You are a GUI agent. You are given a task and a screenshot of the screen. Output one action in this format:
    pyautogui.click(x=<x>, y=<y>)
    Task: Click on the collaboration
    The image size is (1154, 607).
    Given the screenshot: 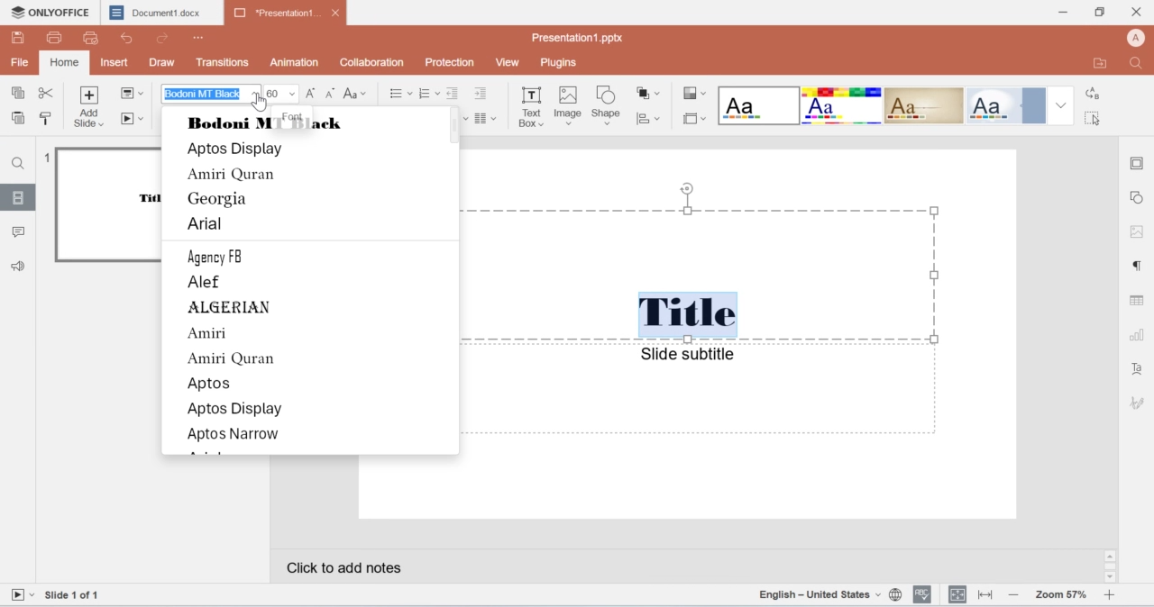 What is the action you would take?
    pyautogui.click(x=370, y=62)
    